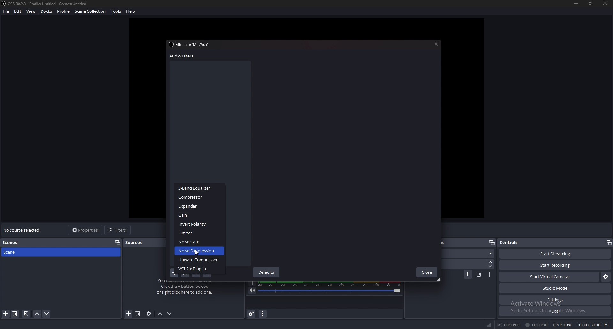 This screenshot has height=329, width=613. What do you see at coordinates (6, 314) in the screenshot?
I see `add scene` at bounding box center [6, 314].